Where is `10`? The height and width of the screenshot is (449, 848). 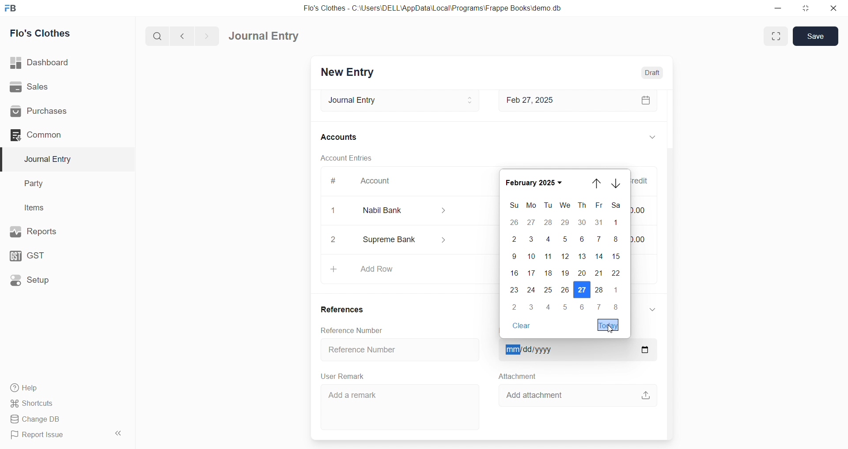 10 is located at coordinates (531, 258).